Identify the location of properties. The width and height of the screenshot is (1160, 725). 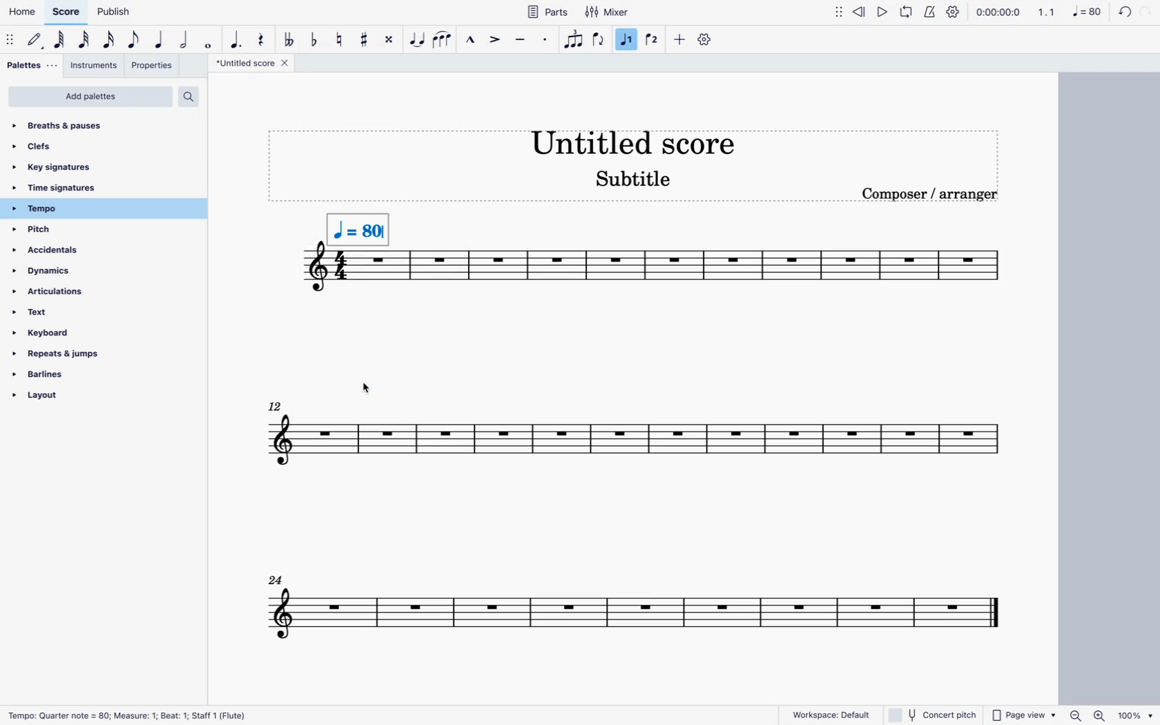
(151, 66).